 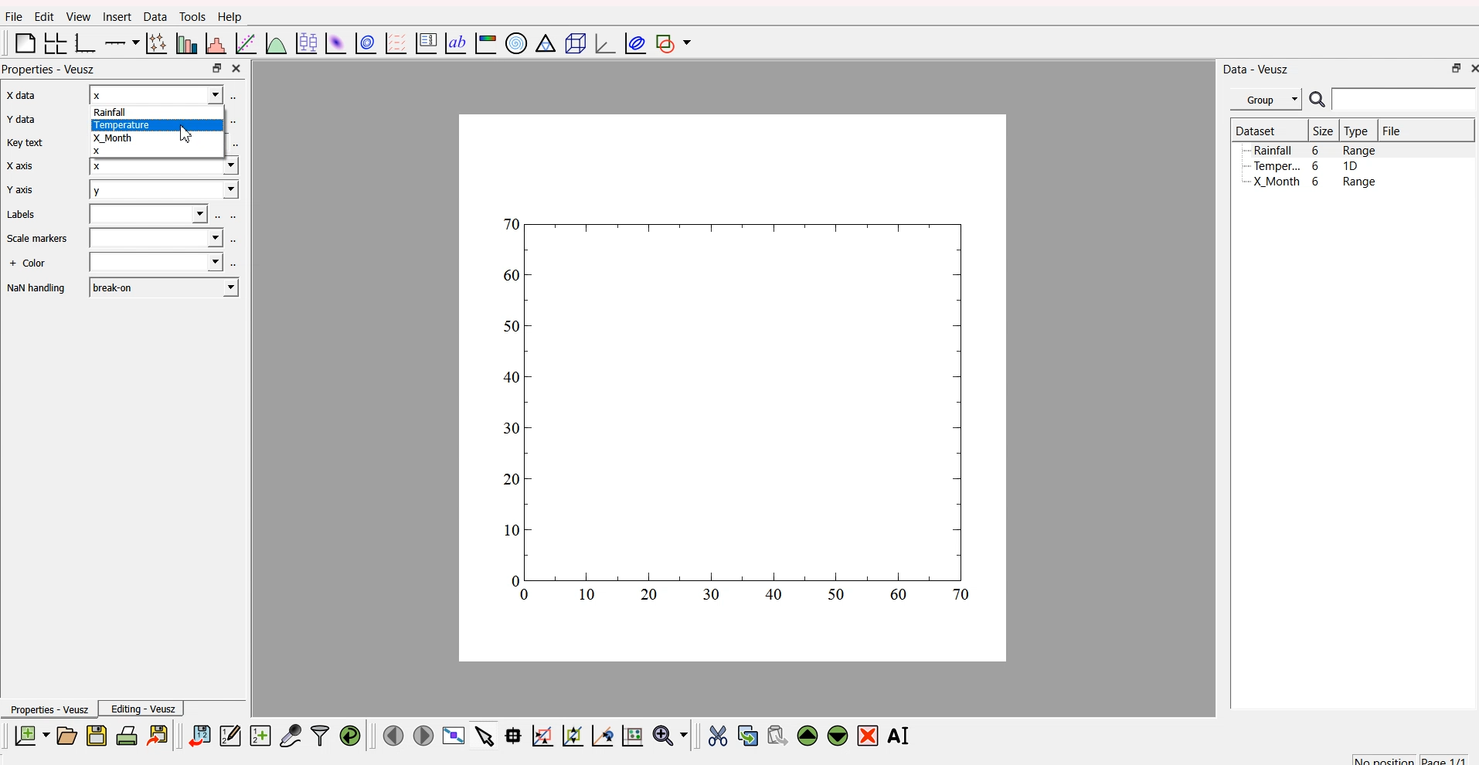 What do you see at coordinates (151, 215) in the screenshot?
I see `field` at bounding box center [151, 215].